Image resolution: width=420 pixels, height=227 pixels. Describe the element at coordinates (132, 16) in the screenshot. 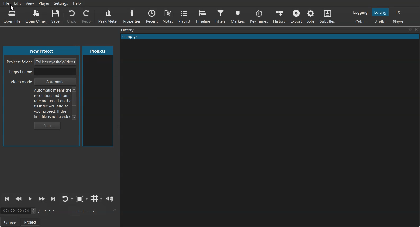

I see `Properties` at that location.